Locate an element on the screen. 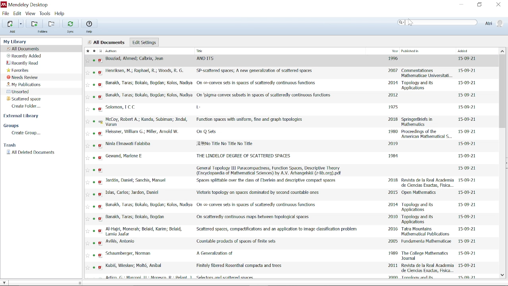 Image resolution: width=508 pixels, height=286 pixels. Add folder is located at coordinates (35, 23).